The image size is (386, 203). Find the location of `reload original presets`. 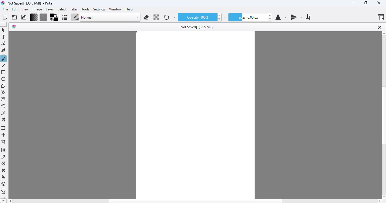

reload original presets is located at coordinates (166, 17).